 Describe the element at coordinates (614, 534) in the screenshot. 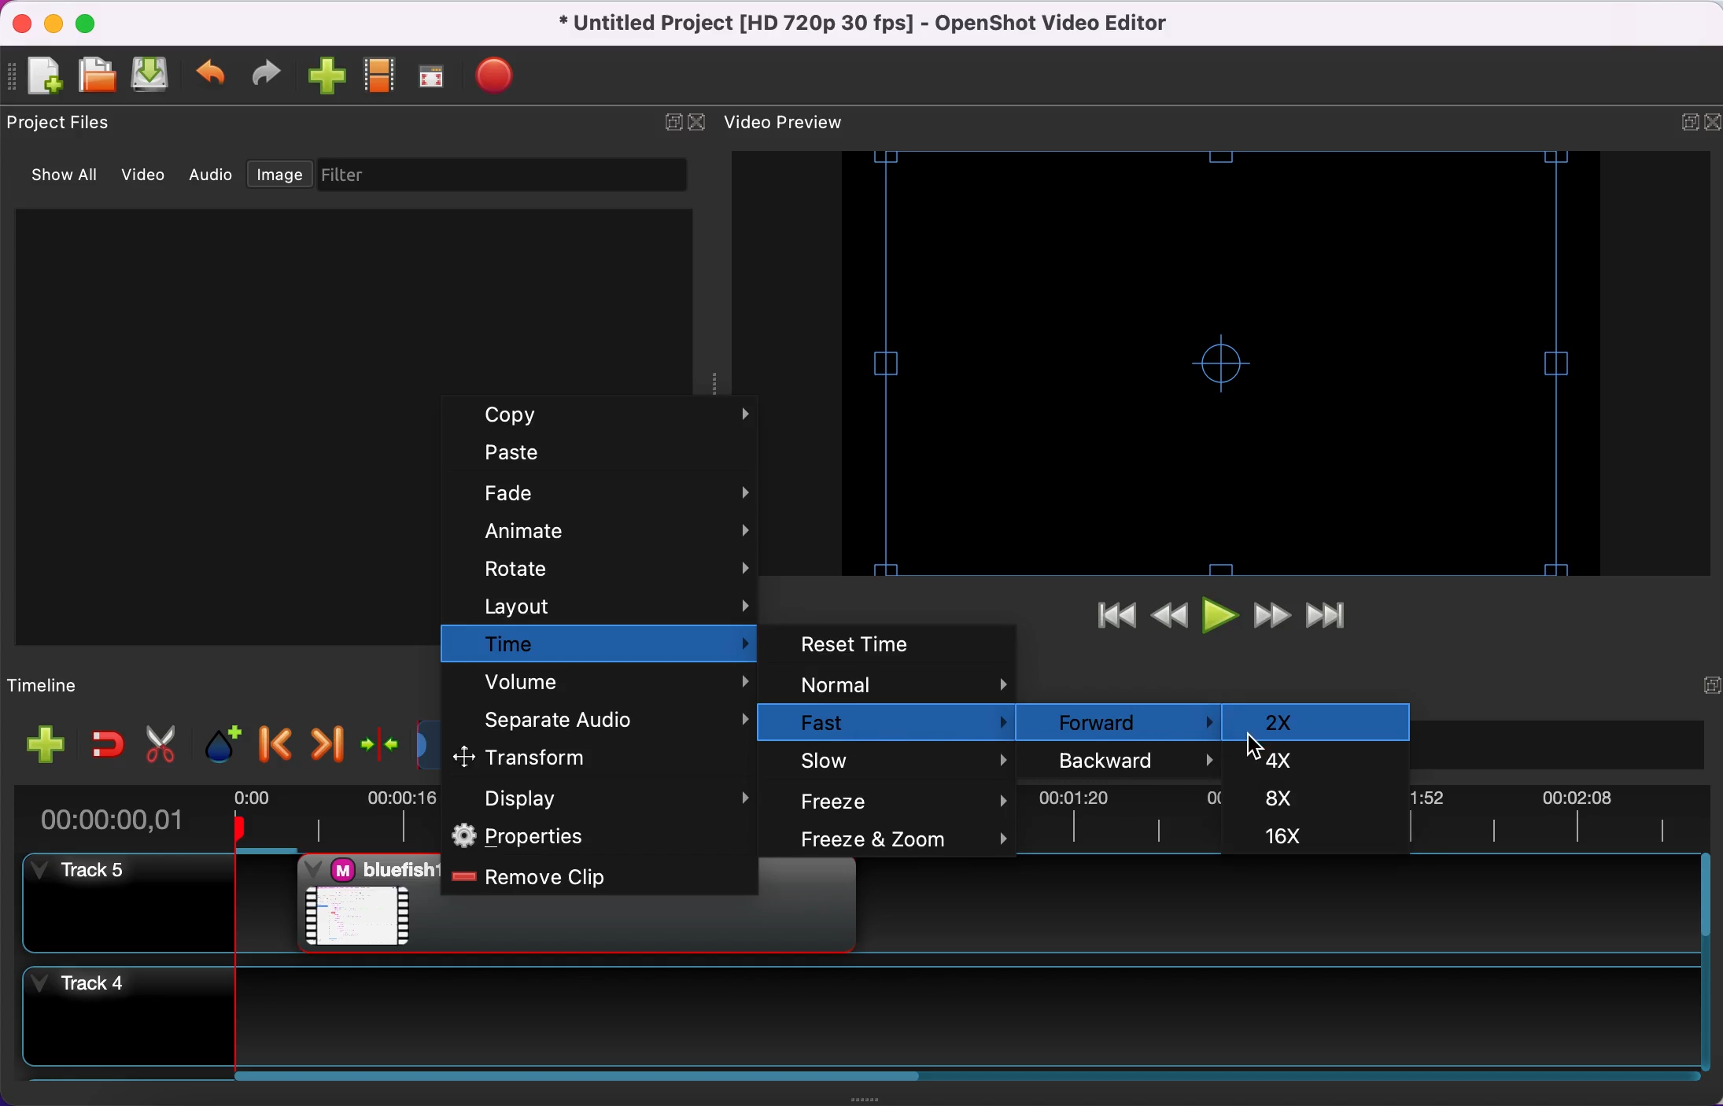

I see `animate` at that location.